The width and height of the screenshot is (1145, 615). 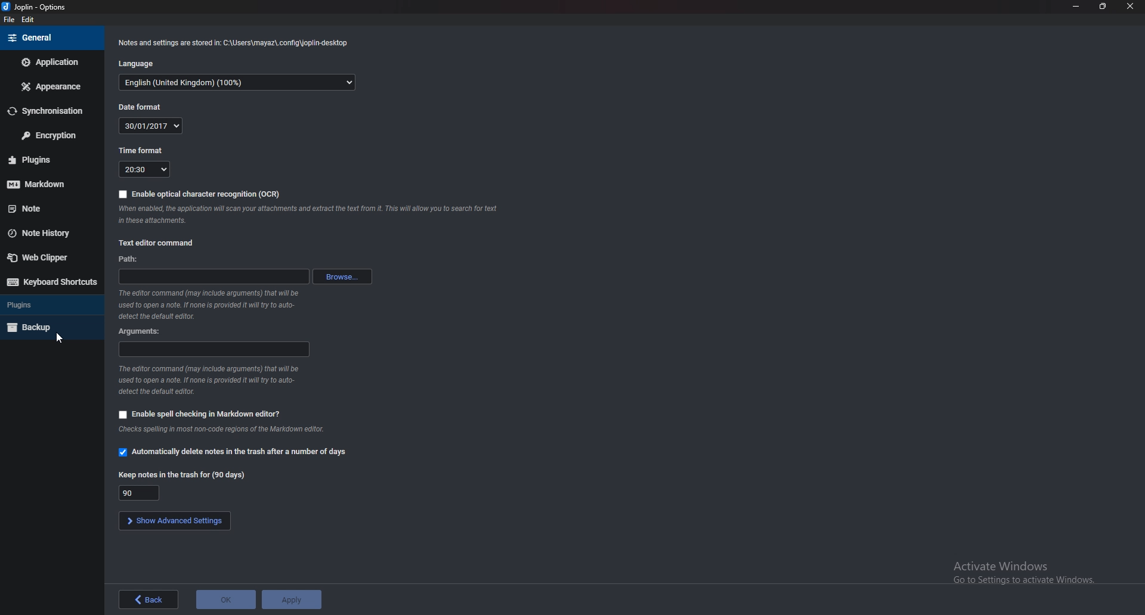 I want to click on Plugins, so click(x=49, y=305).